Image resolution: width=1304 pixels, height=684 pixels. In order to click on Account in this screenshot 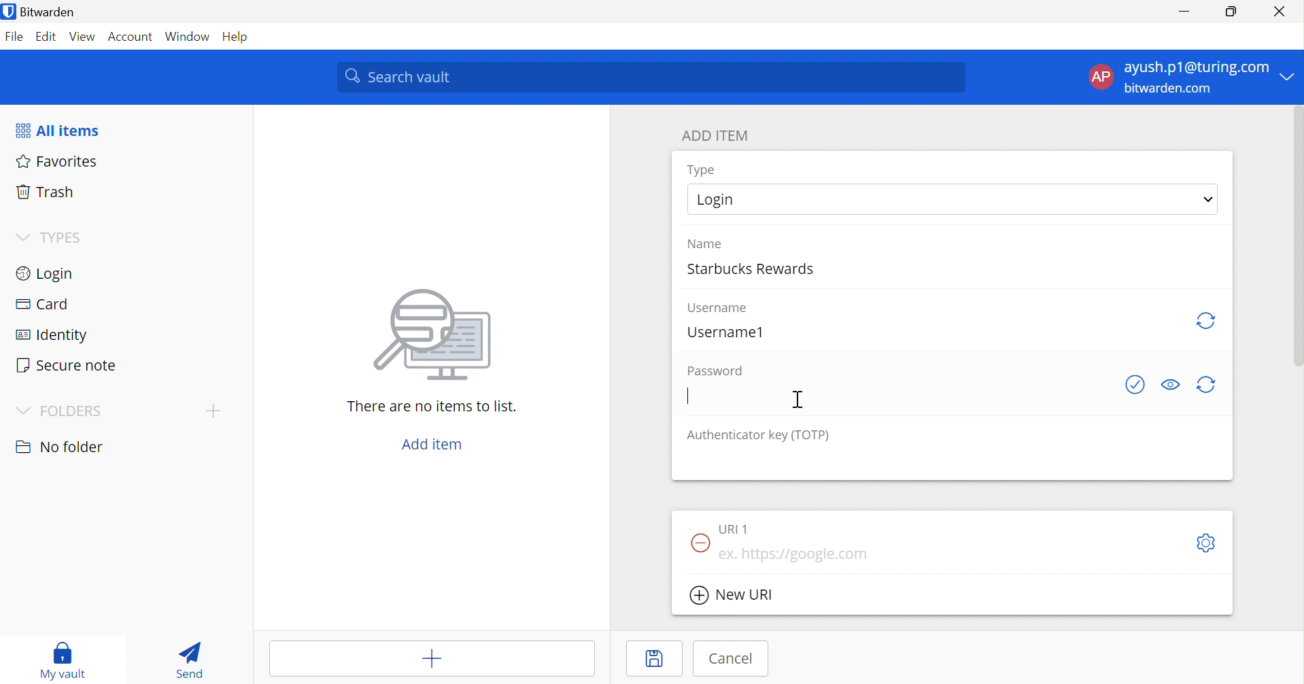, I will do `click(133, 37)`.